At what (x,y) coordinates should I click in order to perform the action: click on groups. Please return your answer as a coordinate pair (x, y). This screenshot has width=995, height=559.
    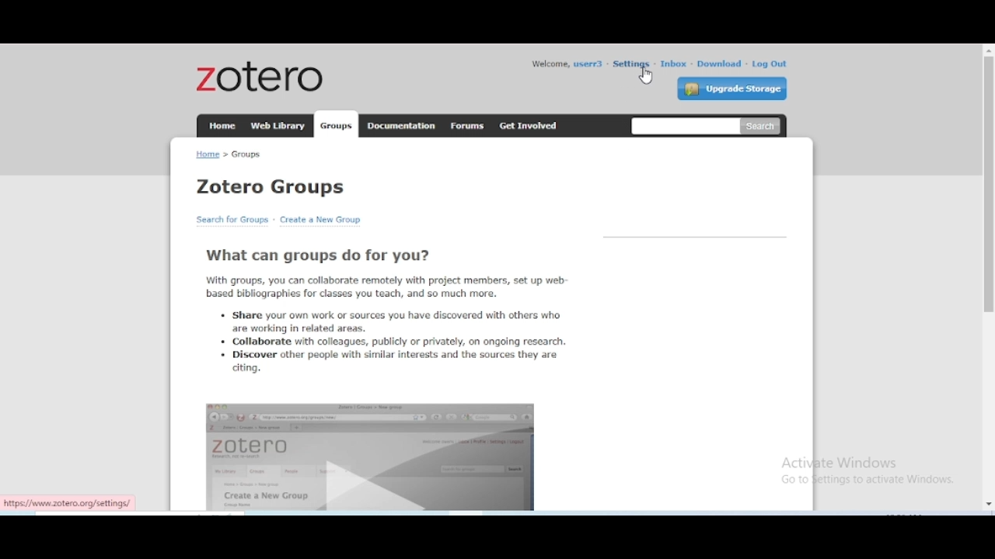
    Looking at the image, I should click on (246, 155).